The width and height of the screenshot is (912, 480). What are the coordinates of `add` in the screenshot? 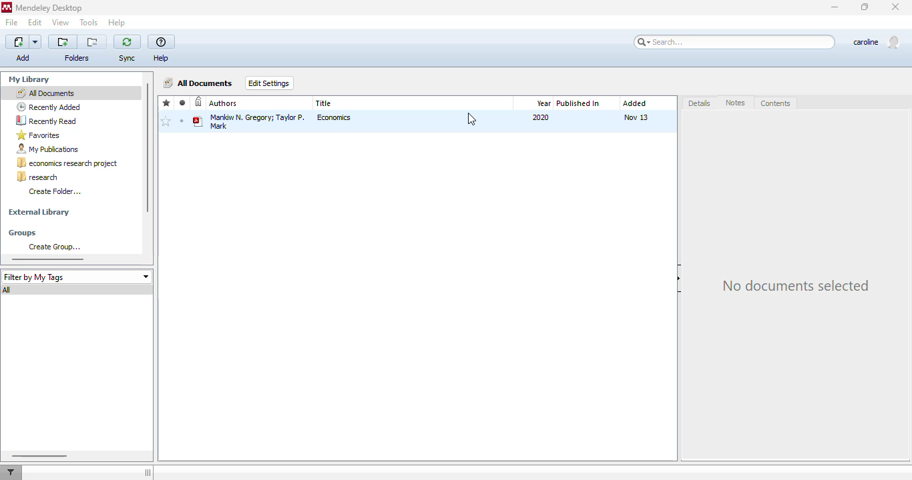 It's located at (24, 42).